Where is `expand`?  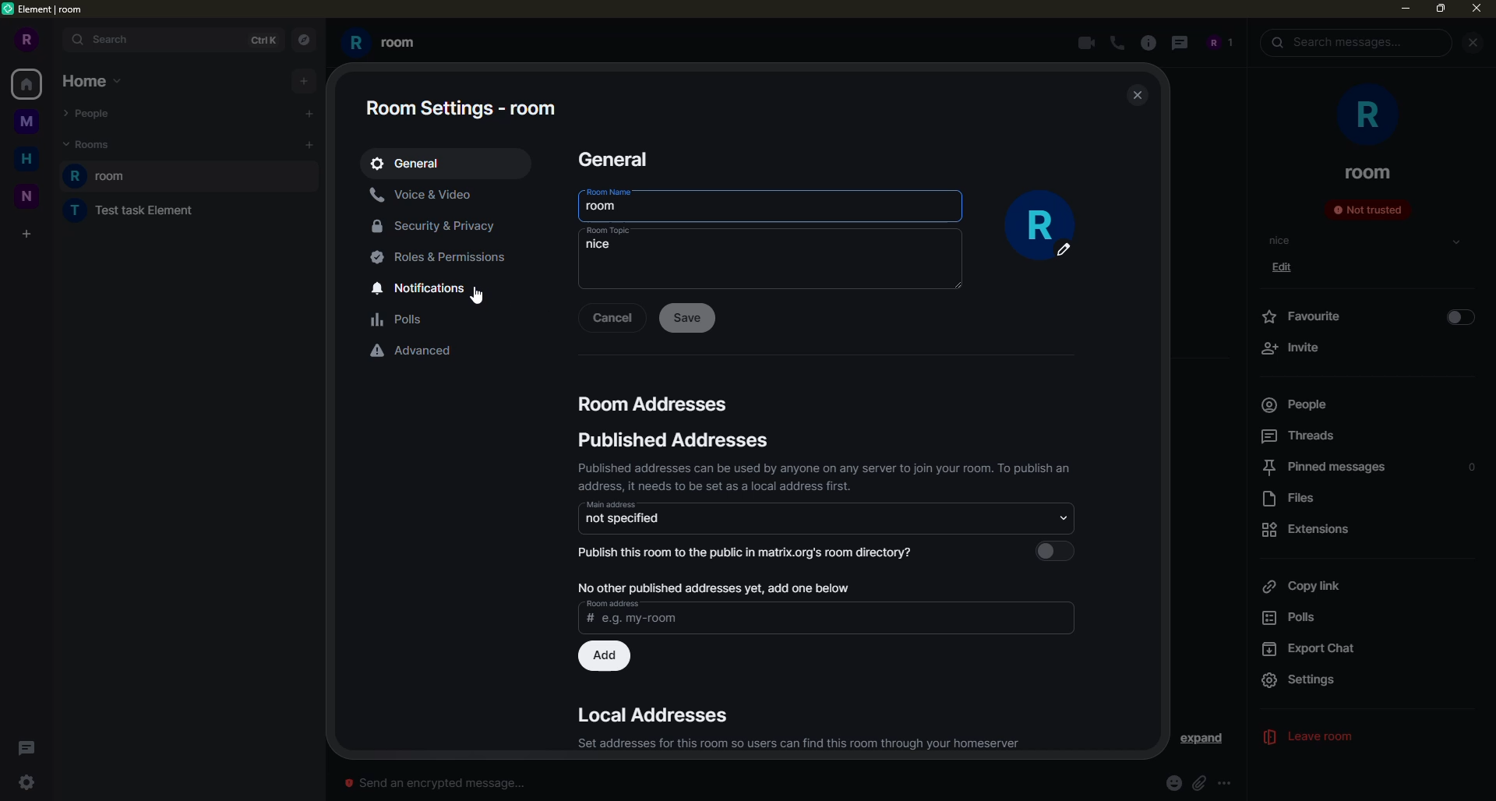 expand is located at coordinates (1470, 680).